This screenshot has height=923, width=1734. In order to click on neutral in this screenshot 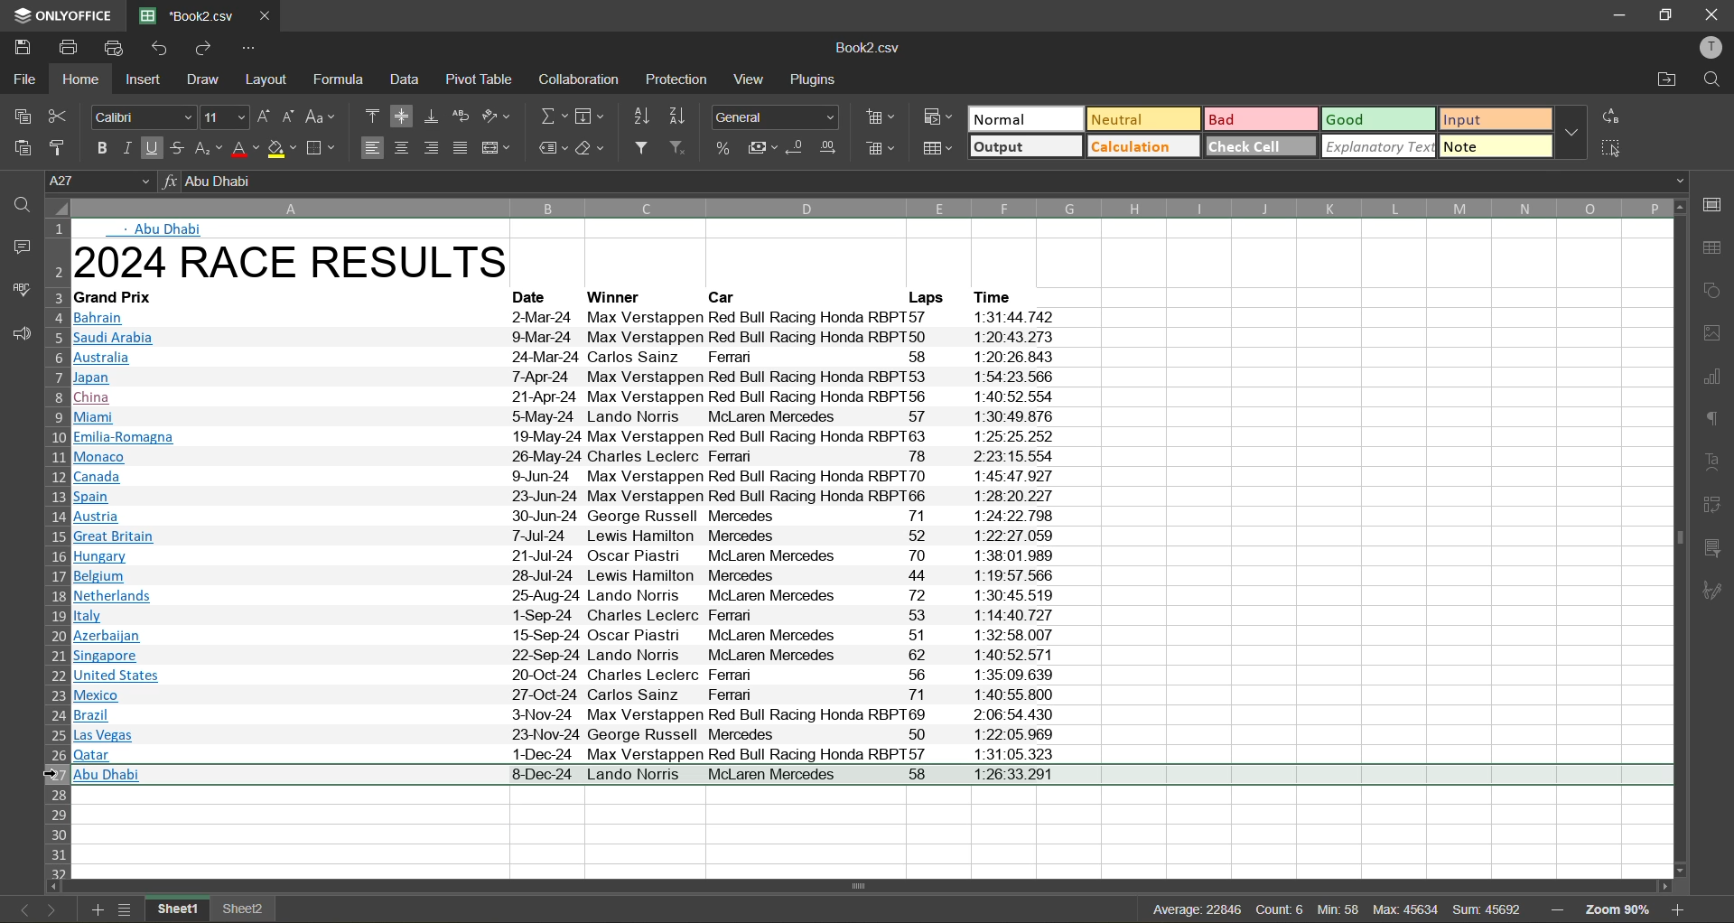, I will do `click(1140, 118)`.